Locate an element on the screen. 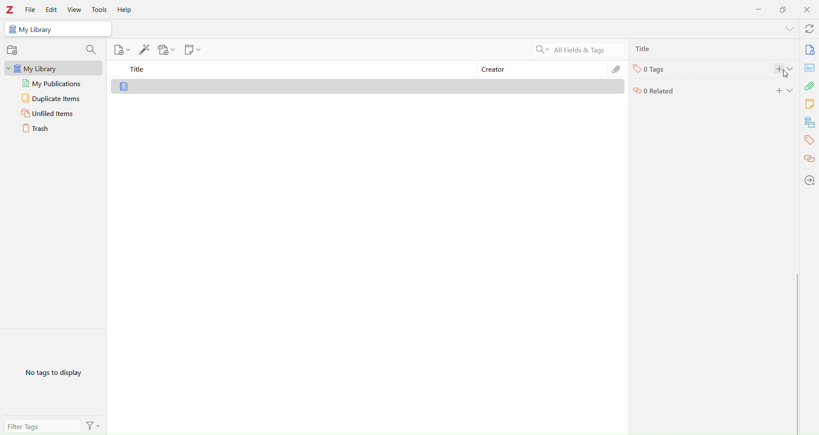  My Library is located at coordinates (53, 68).